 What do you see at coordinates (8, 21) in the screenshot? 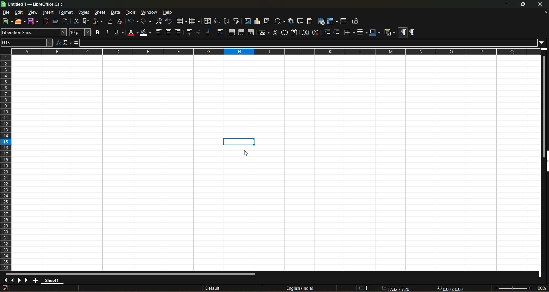
I see `new` at bounding box center [8, 21].